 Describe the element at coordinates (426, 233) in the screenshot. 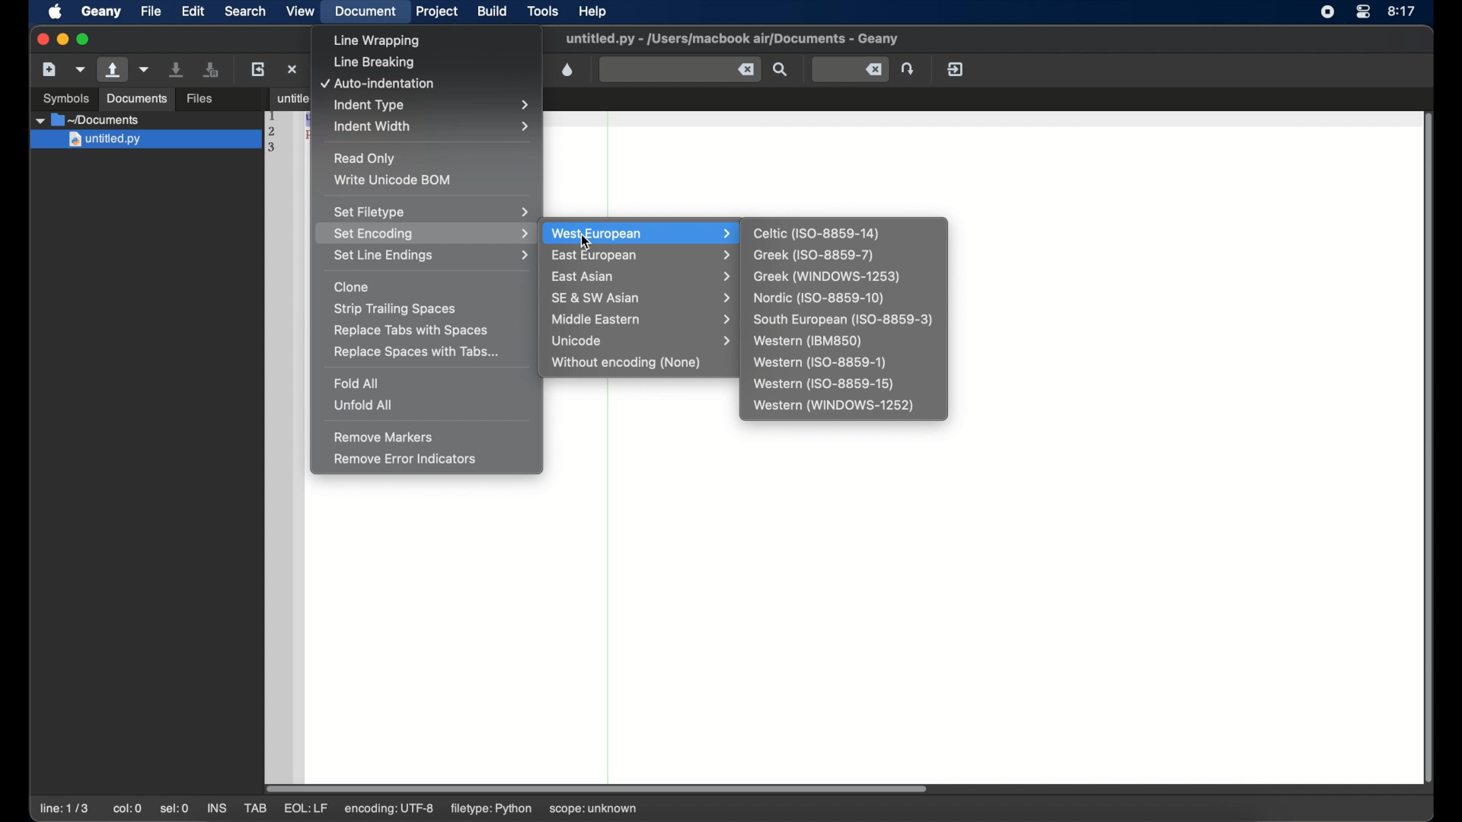

I see `set encoding menu highlighted` at that location.